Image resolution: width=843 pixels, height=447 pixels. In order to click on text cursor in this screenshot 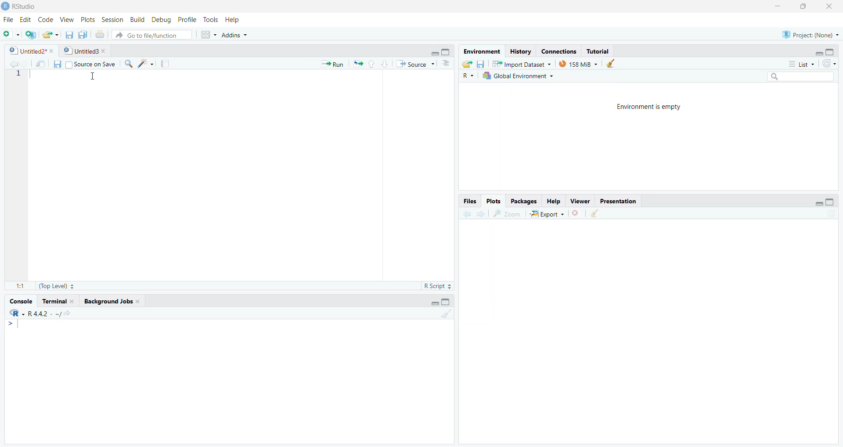, I will do `click(90, 78)`.